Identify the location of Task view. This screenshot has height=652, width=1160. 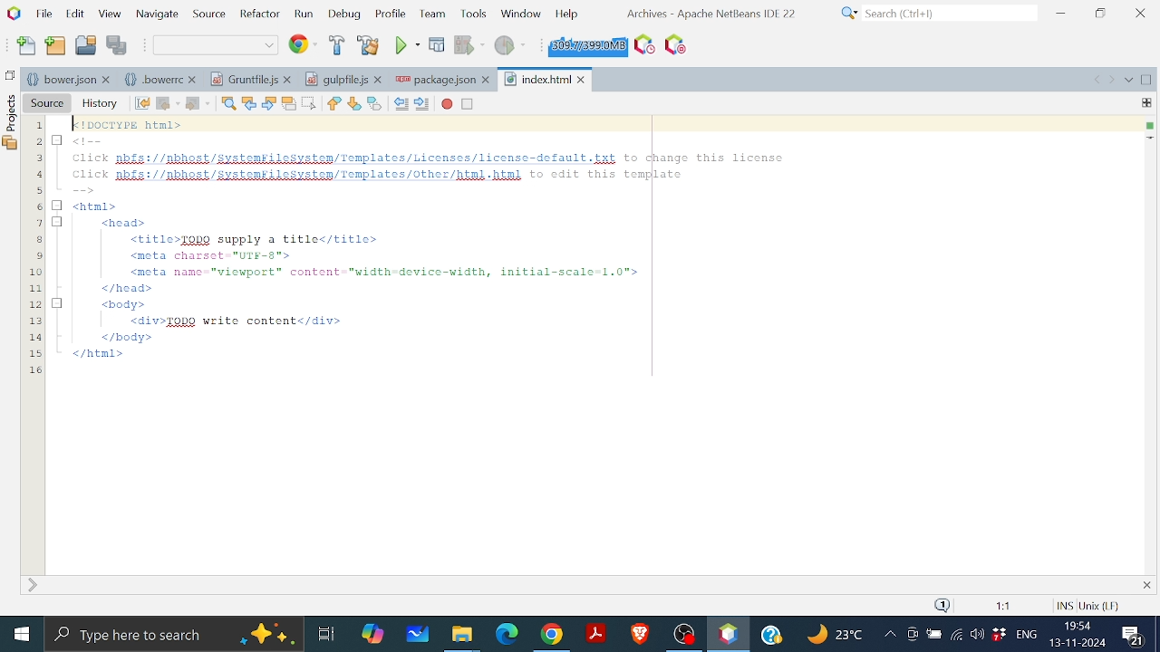
(325, 631).